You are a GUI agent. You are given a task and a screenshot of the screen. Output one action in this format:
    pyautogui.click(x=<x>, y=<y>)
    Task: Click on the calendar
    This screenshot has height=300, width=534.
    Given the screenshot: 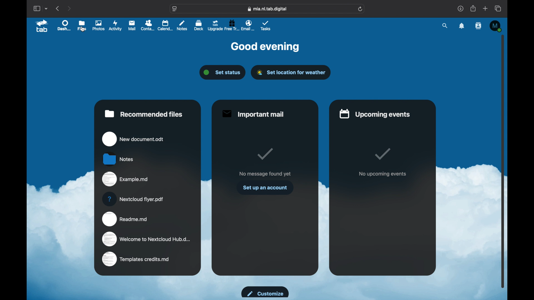 What is the action you would take?
    pyautogui.click(x=165, y=25)
    